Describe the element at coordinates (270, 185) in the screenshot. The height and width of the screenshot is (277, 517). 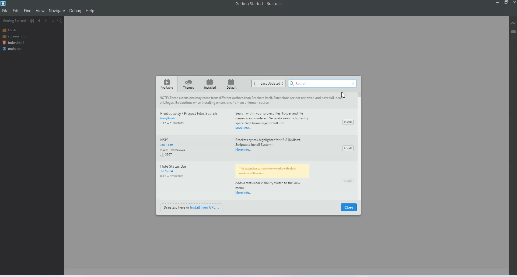
I see `Adds a status bar visibility switch in the View menu` at that location.